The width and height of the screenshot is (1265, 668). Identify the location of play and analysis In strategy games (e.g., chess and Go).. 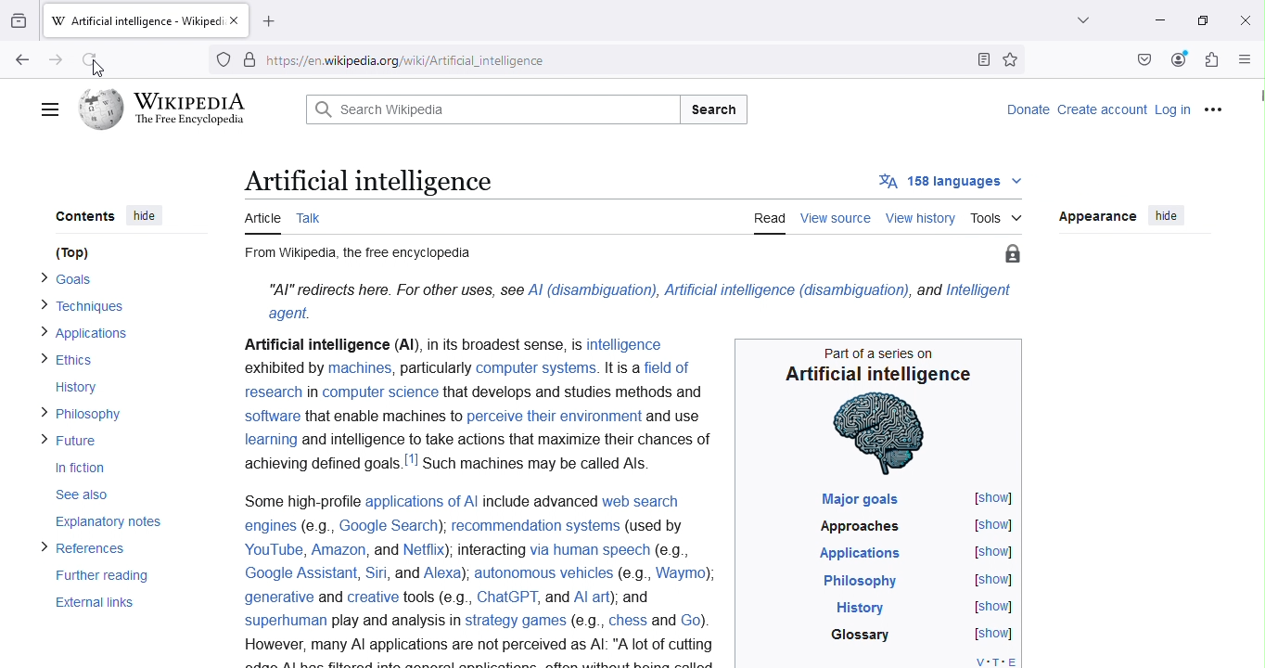
(524, 623).